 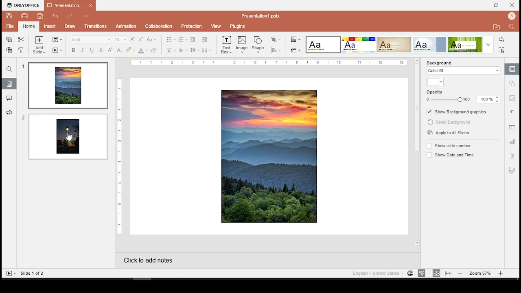 I want to click on english - united states, so click(x=377, y=274).